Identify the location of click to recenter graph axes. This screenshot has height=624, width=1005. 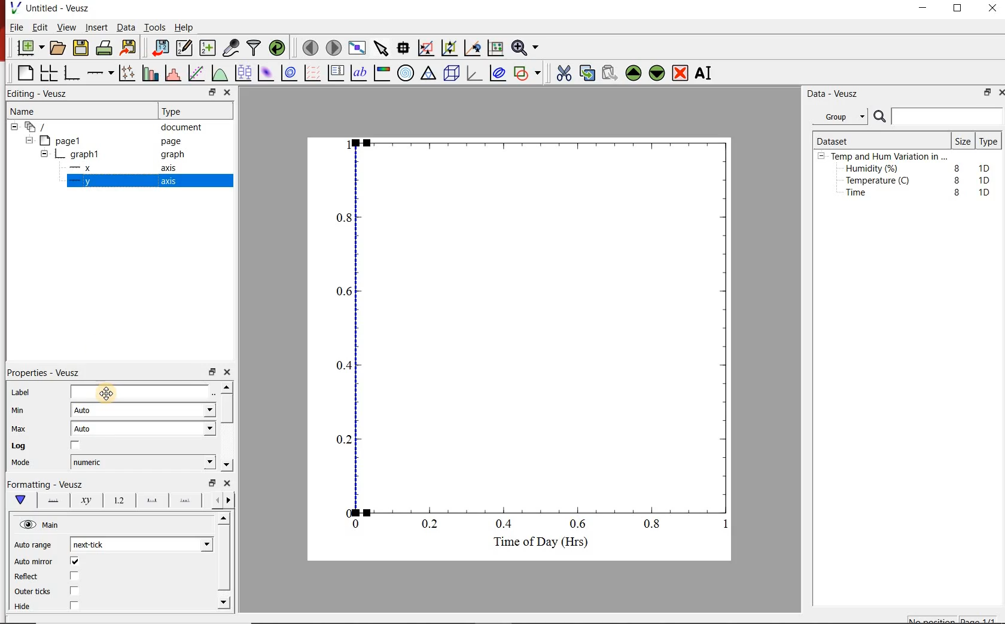
(473, 48).